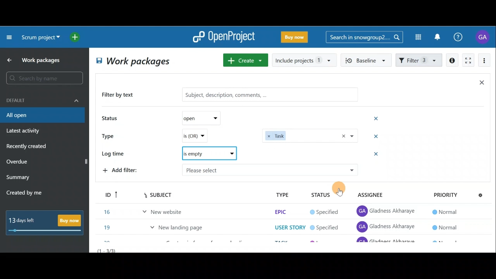 The height and width of the screenshot is (279, 496). I want to click on , so click(269, 170).